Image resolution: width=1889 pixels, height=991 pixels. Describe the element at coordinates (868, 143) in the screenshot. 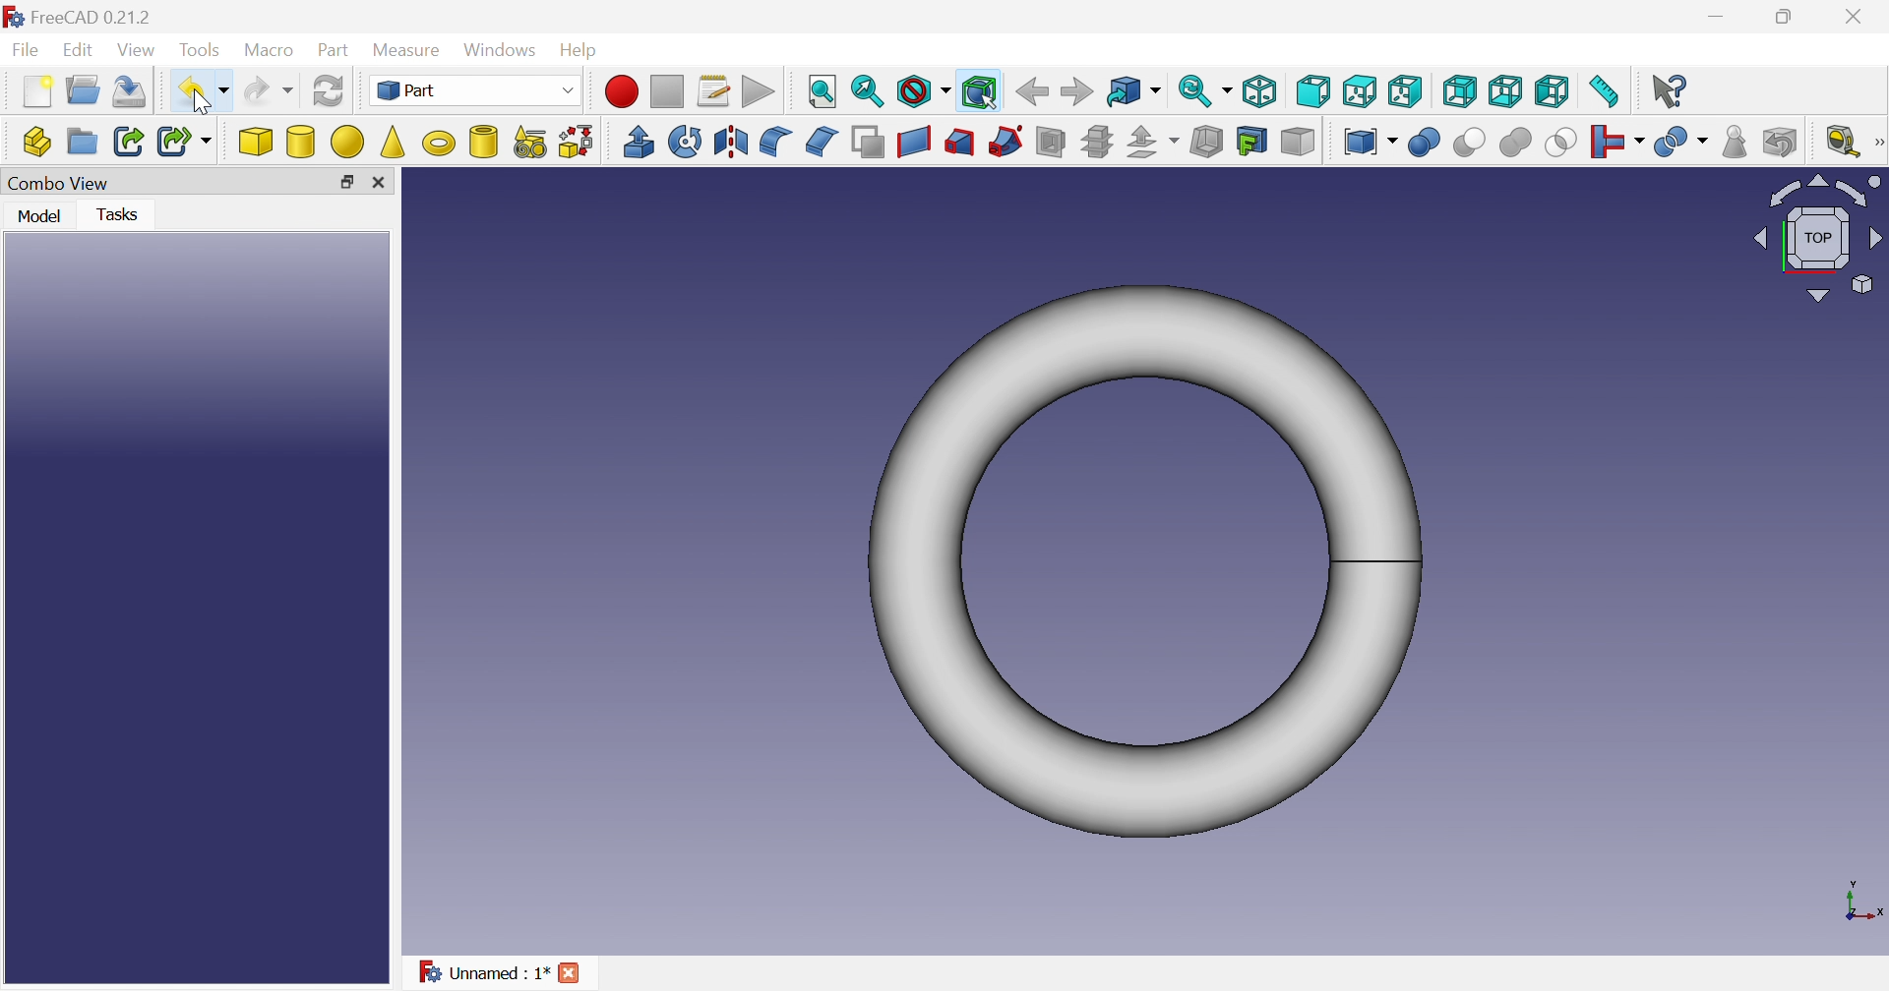

I see `Make face from wires` at that location.